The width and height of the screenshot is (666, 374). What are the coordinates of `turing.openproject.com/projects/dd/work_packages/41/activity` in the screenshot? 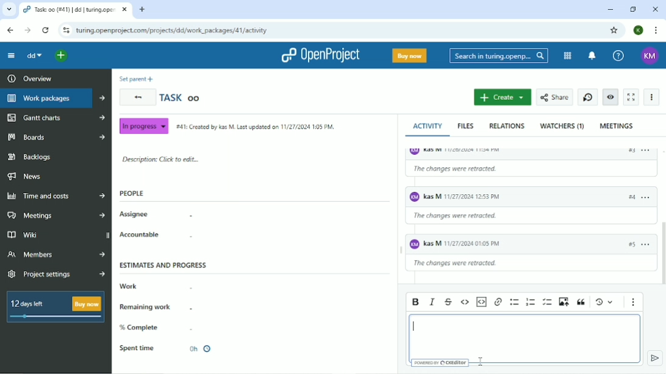 It's located at (171, 31).